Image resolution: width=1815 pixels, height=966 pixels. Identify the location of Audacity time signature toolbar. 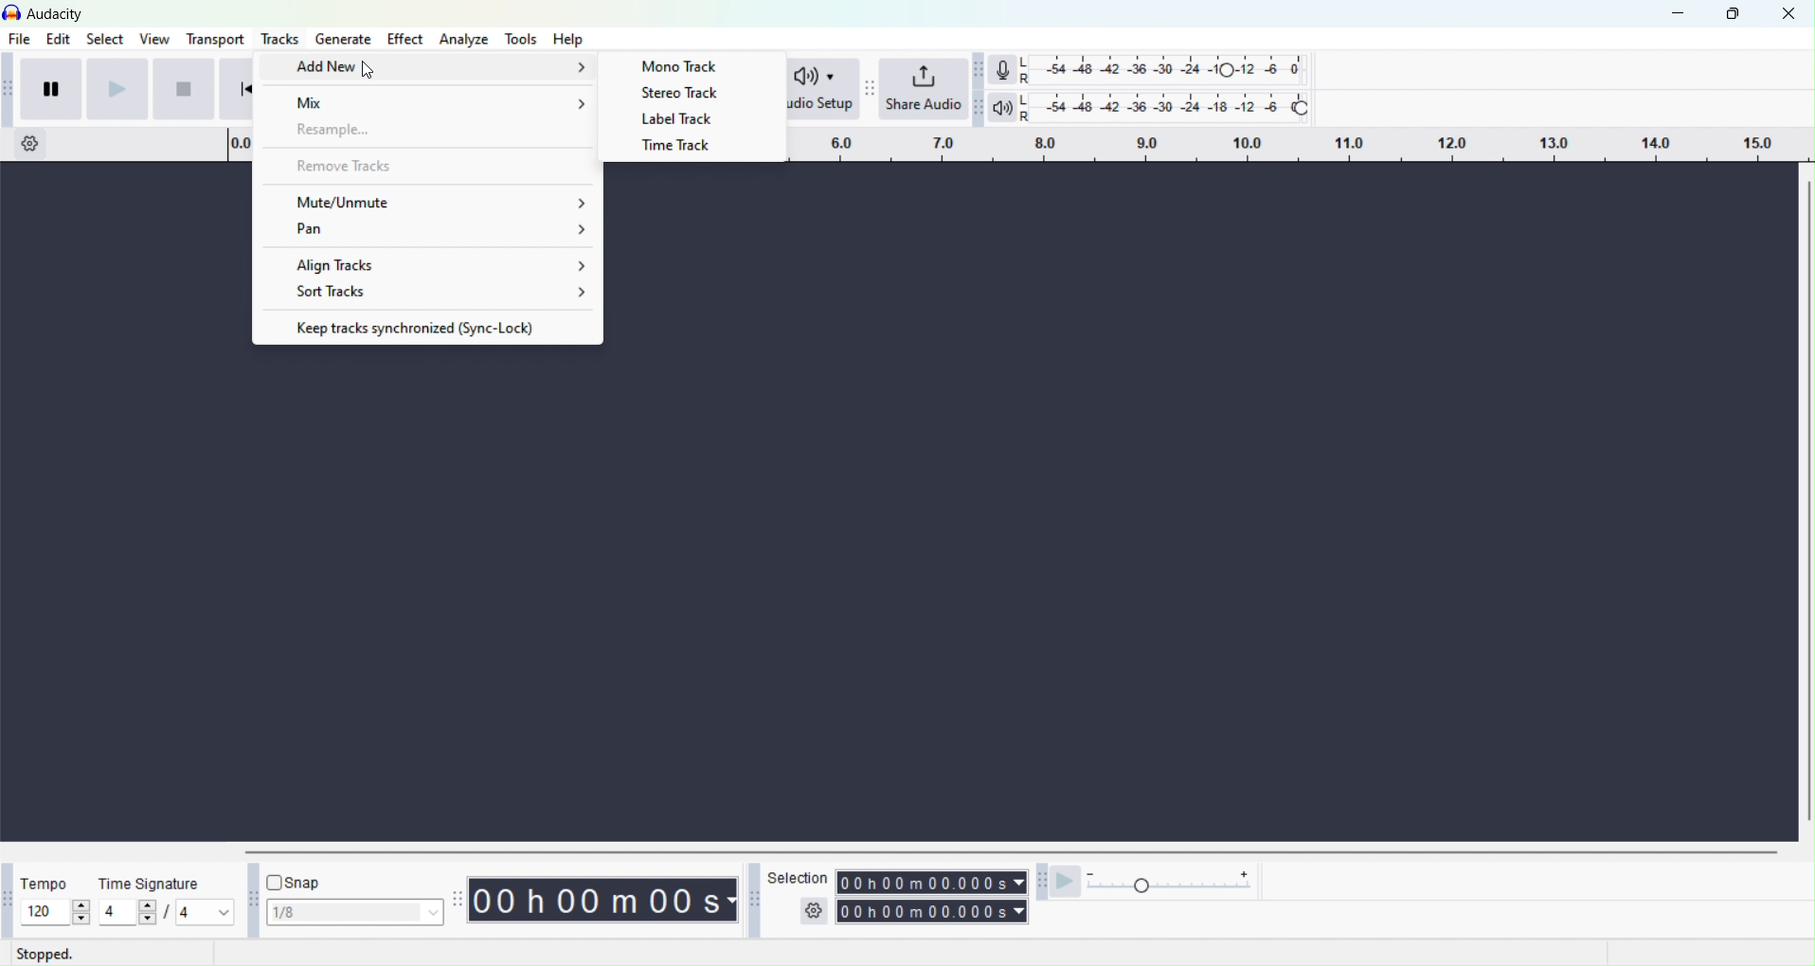
(6, 900).